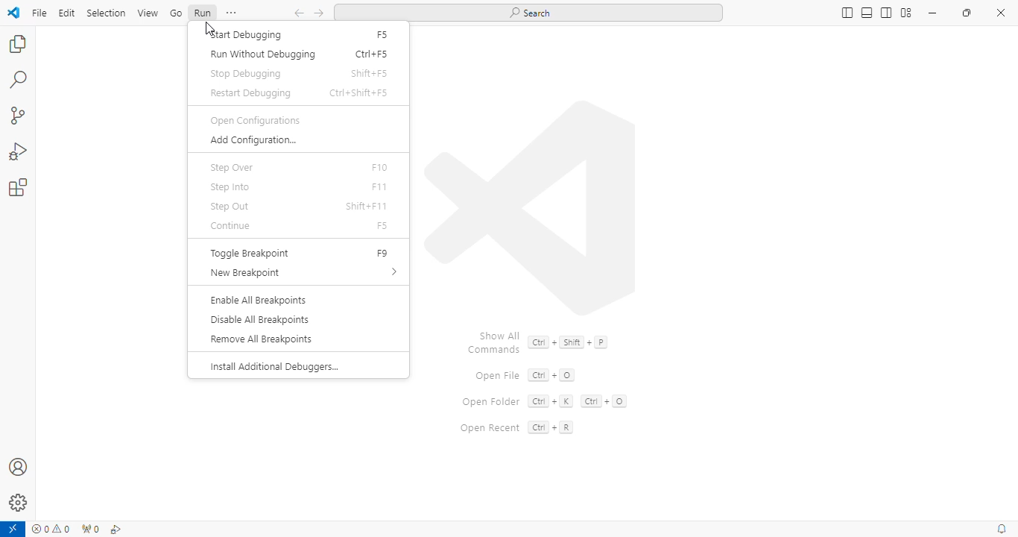  Describe the element at coordinates (229, 207) in the screenshot. I see `step out` at that location.